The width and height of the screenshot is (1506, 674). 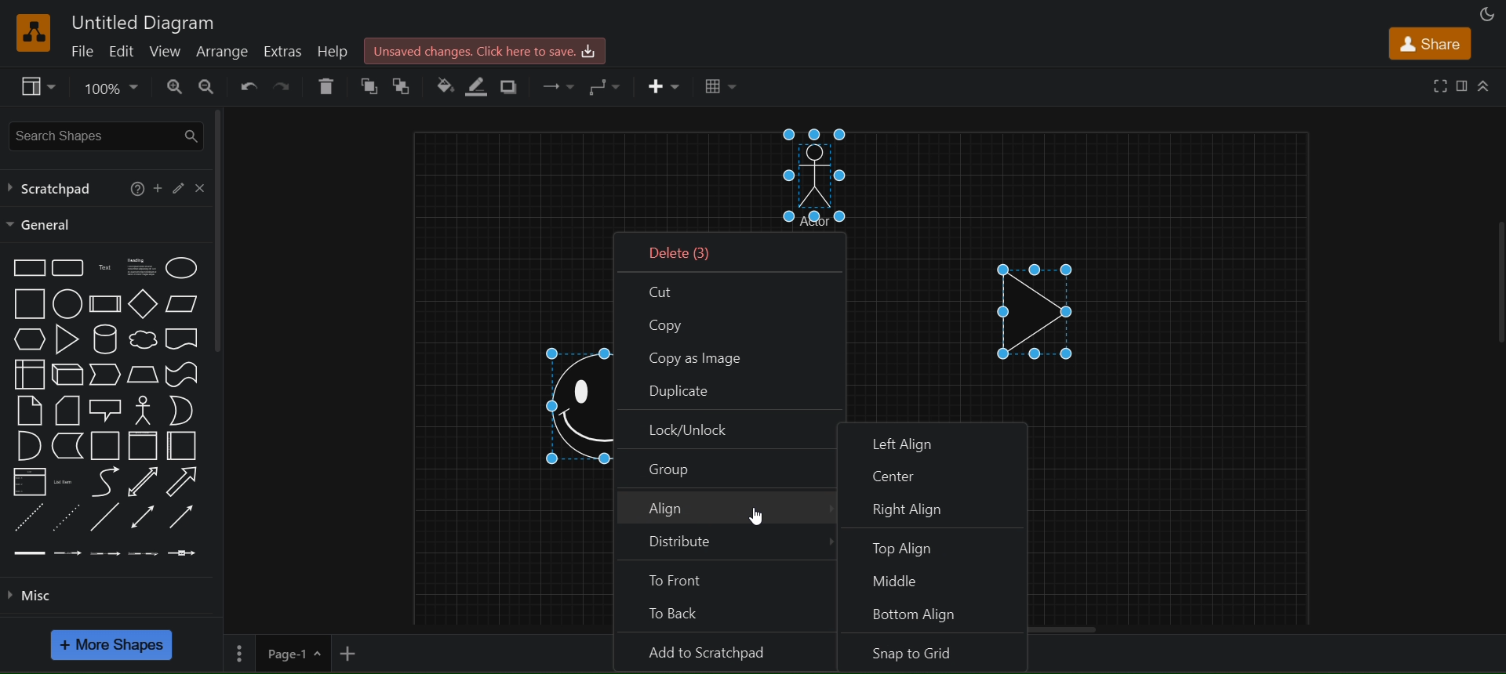 I want to click on line, so click(x=106, y=517).